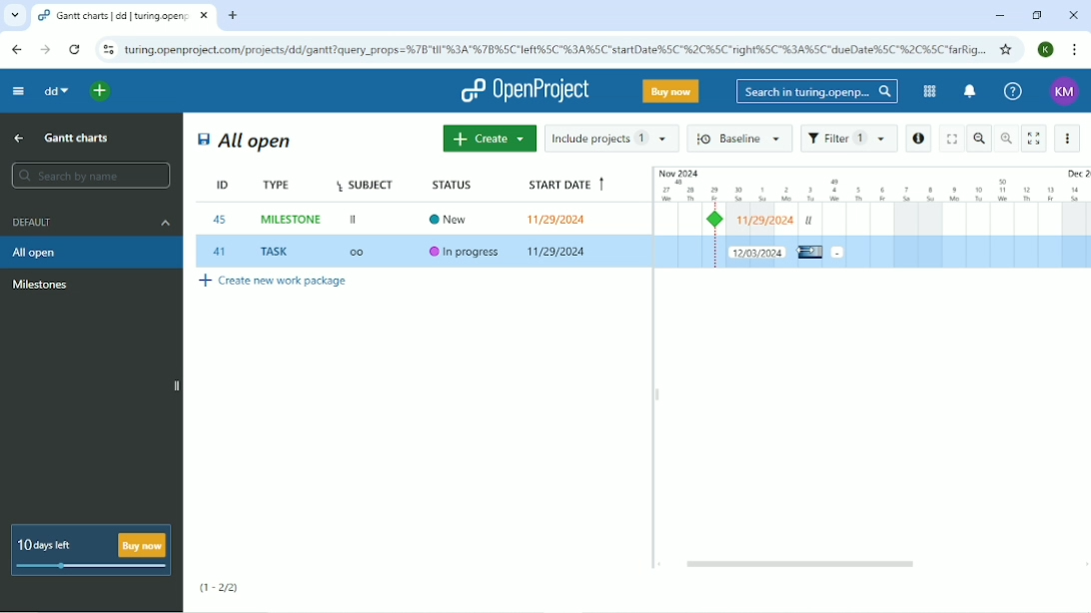  I want to click on 41, so click(220, 252).